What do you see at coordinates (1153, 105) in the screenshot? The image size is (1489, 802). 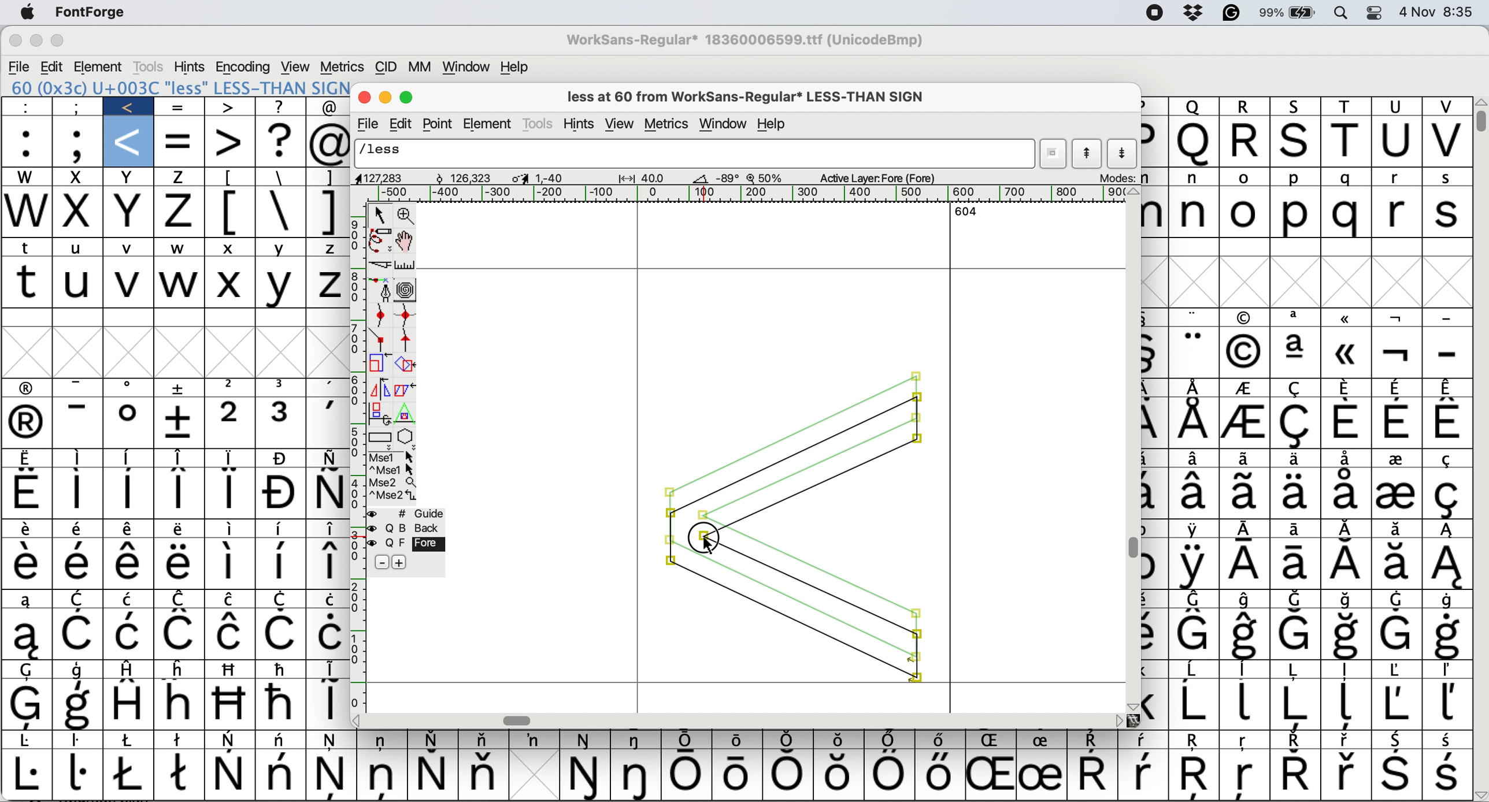 I see `p` at bounding box center [1153, 105].